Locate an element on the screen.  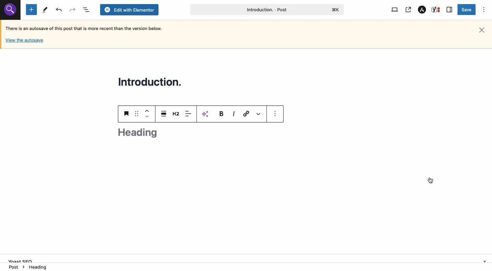
Bookmark is located at coordinates (127, 113).